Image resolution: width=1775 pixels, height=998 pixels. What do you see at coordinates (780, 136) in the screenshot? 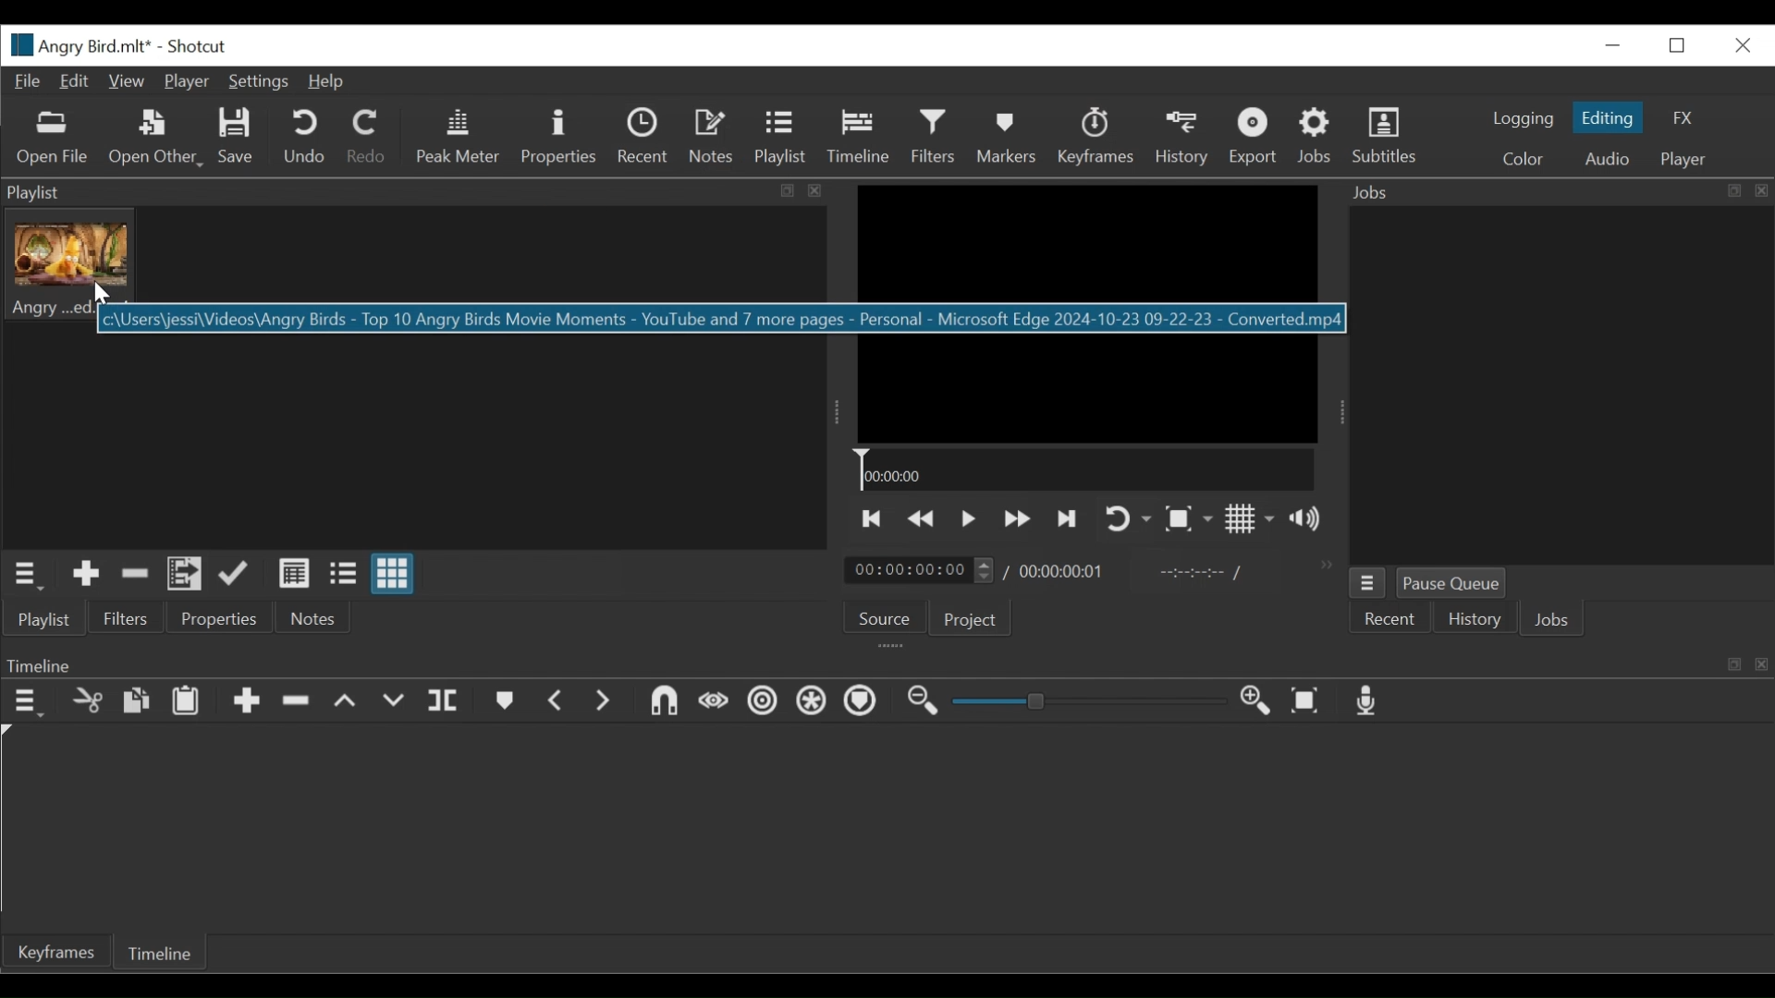
I see `Playlist` at bounding box center [780, 136].